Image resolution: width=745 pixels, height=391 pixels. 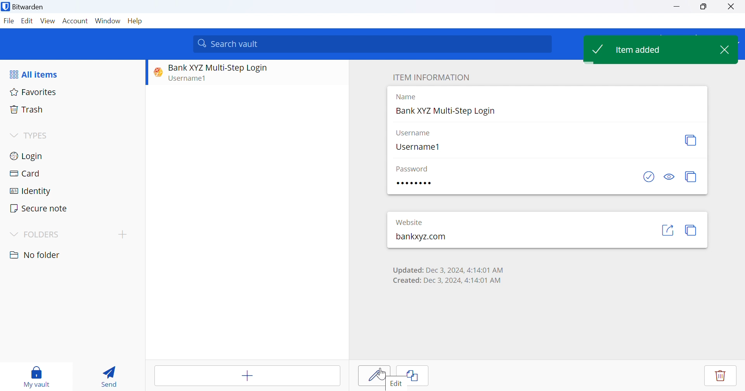 I want to click on Bitwarden, so click(x=24, y=8).